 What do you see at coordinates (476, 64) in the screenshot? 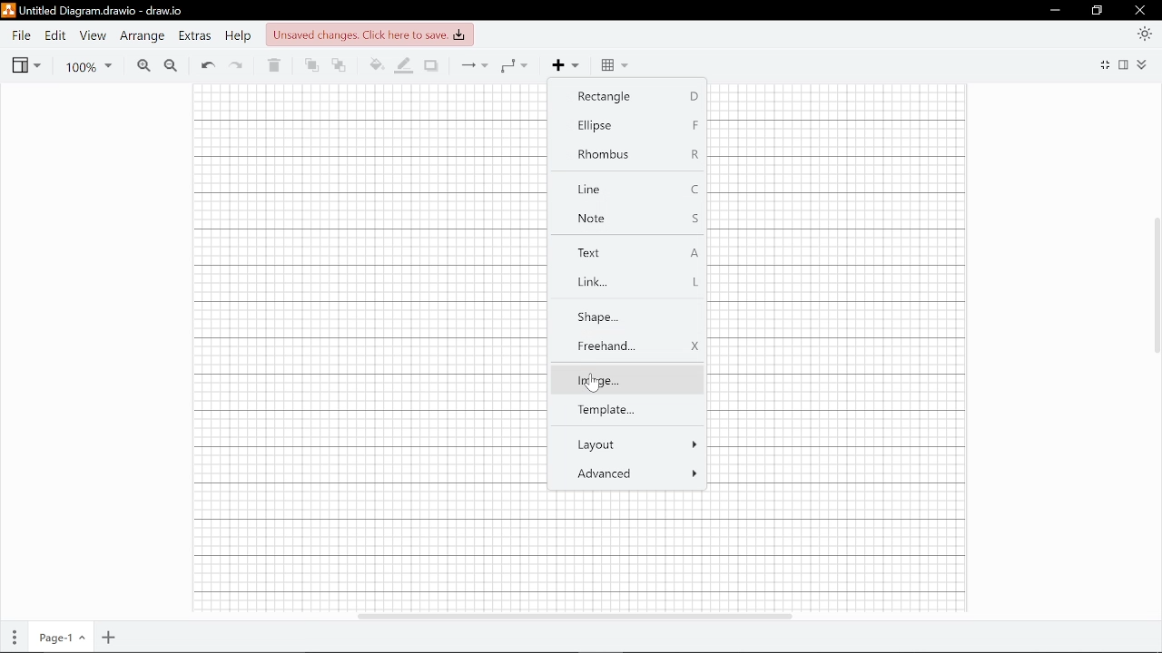
I see `Connection` at bounding box center [476, 64].